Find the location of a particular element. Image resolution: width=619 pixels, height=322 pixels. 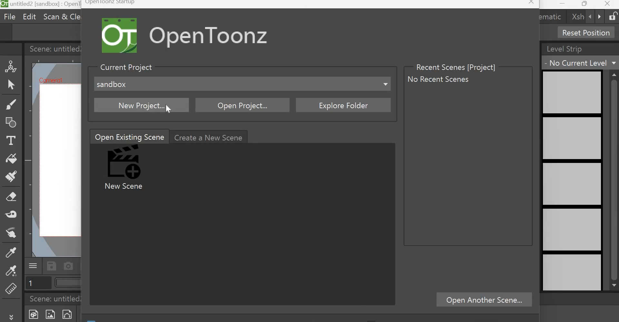

Current Project is located at coordinates (125, 67).